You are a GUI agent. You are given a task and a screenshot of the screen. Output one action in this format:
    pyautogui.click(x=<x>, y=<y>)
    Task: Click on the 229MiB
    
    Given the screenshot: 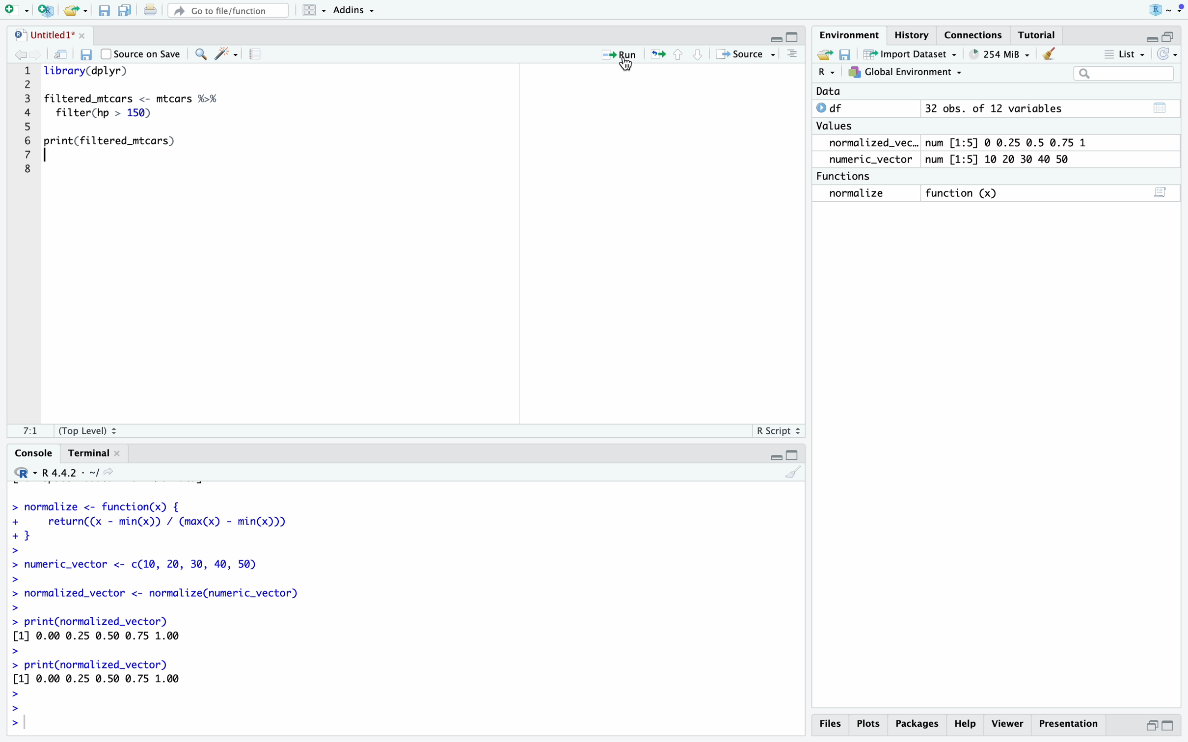 What is the action you would take?
    pyautogui.click(x=997, y=54)
    